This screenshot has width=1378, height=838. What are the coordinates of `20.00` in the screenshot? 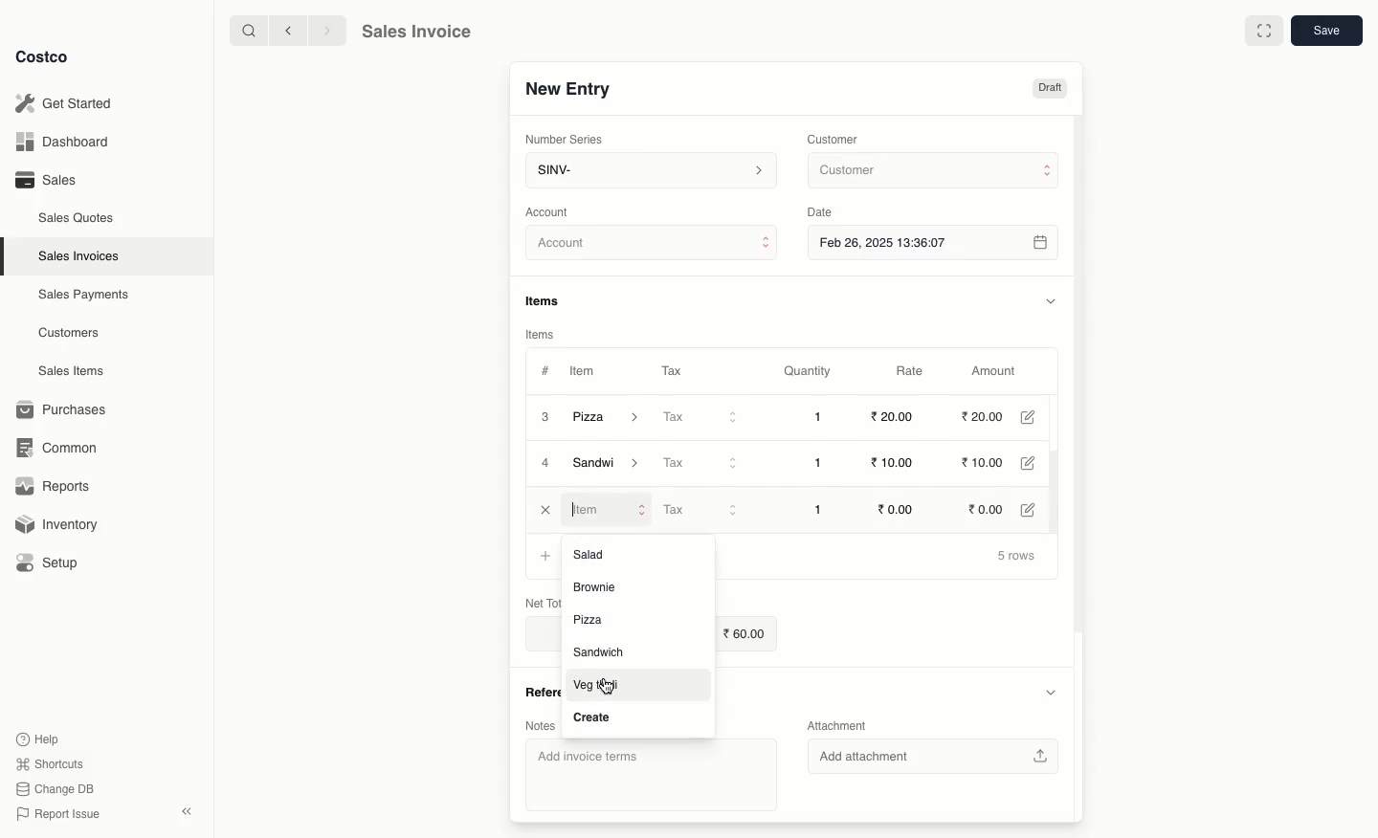 It's located at (891, 417).